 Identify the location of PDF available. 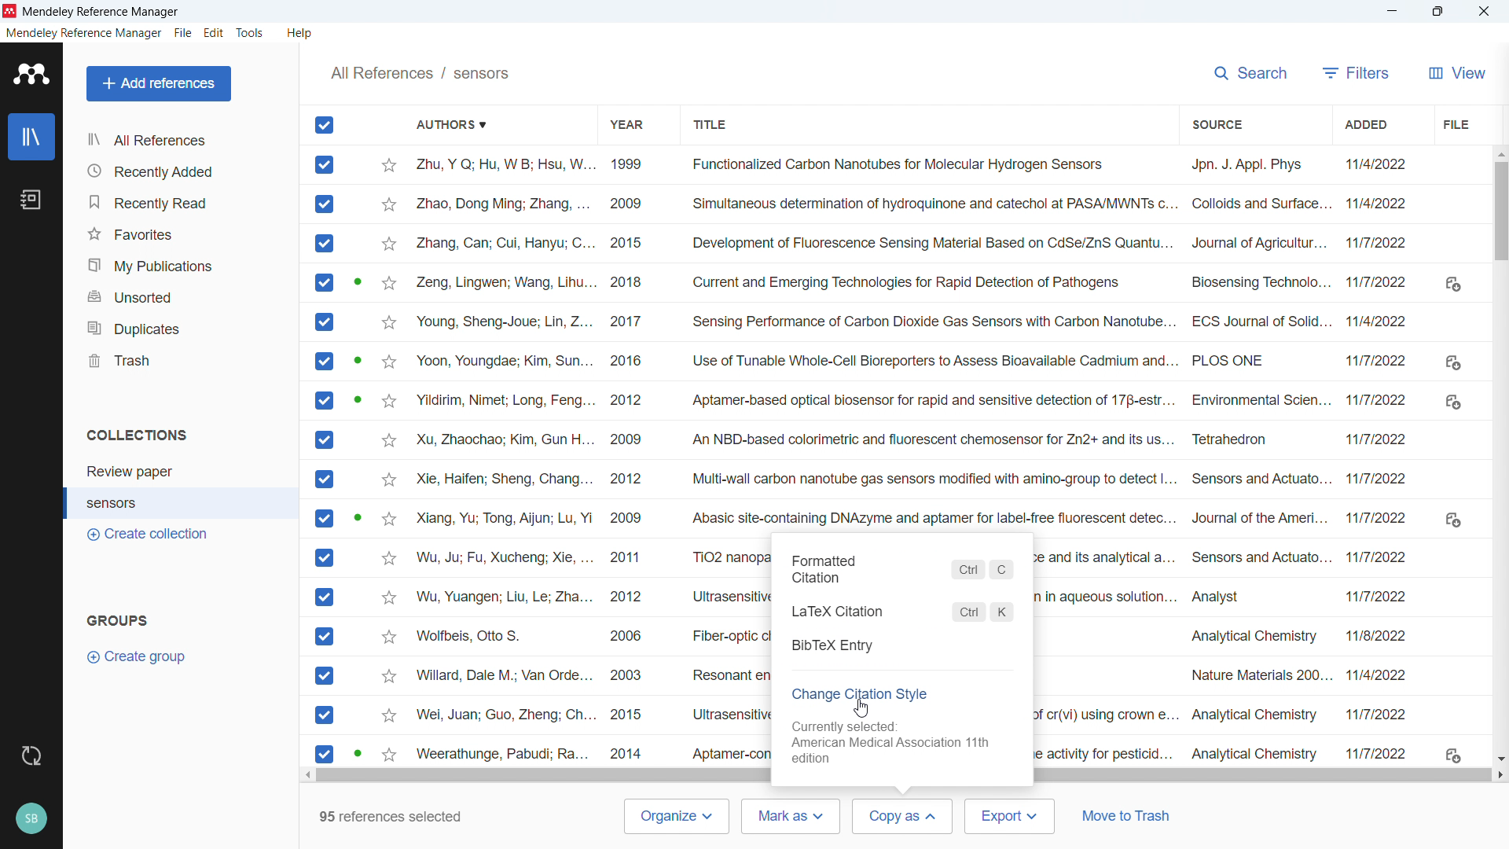
(360, 281).